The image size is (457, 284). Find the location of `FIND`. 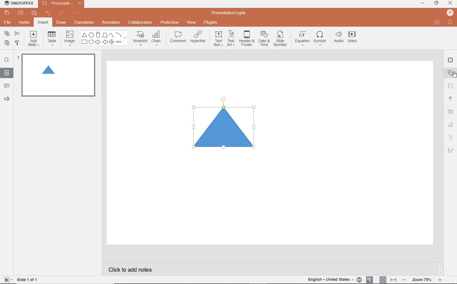

FIND is located at coordinates (7, 61).